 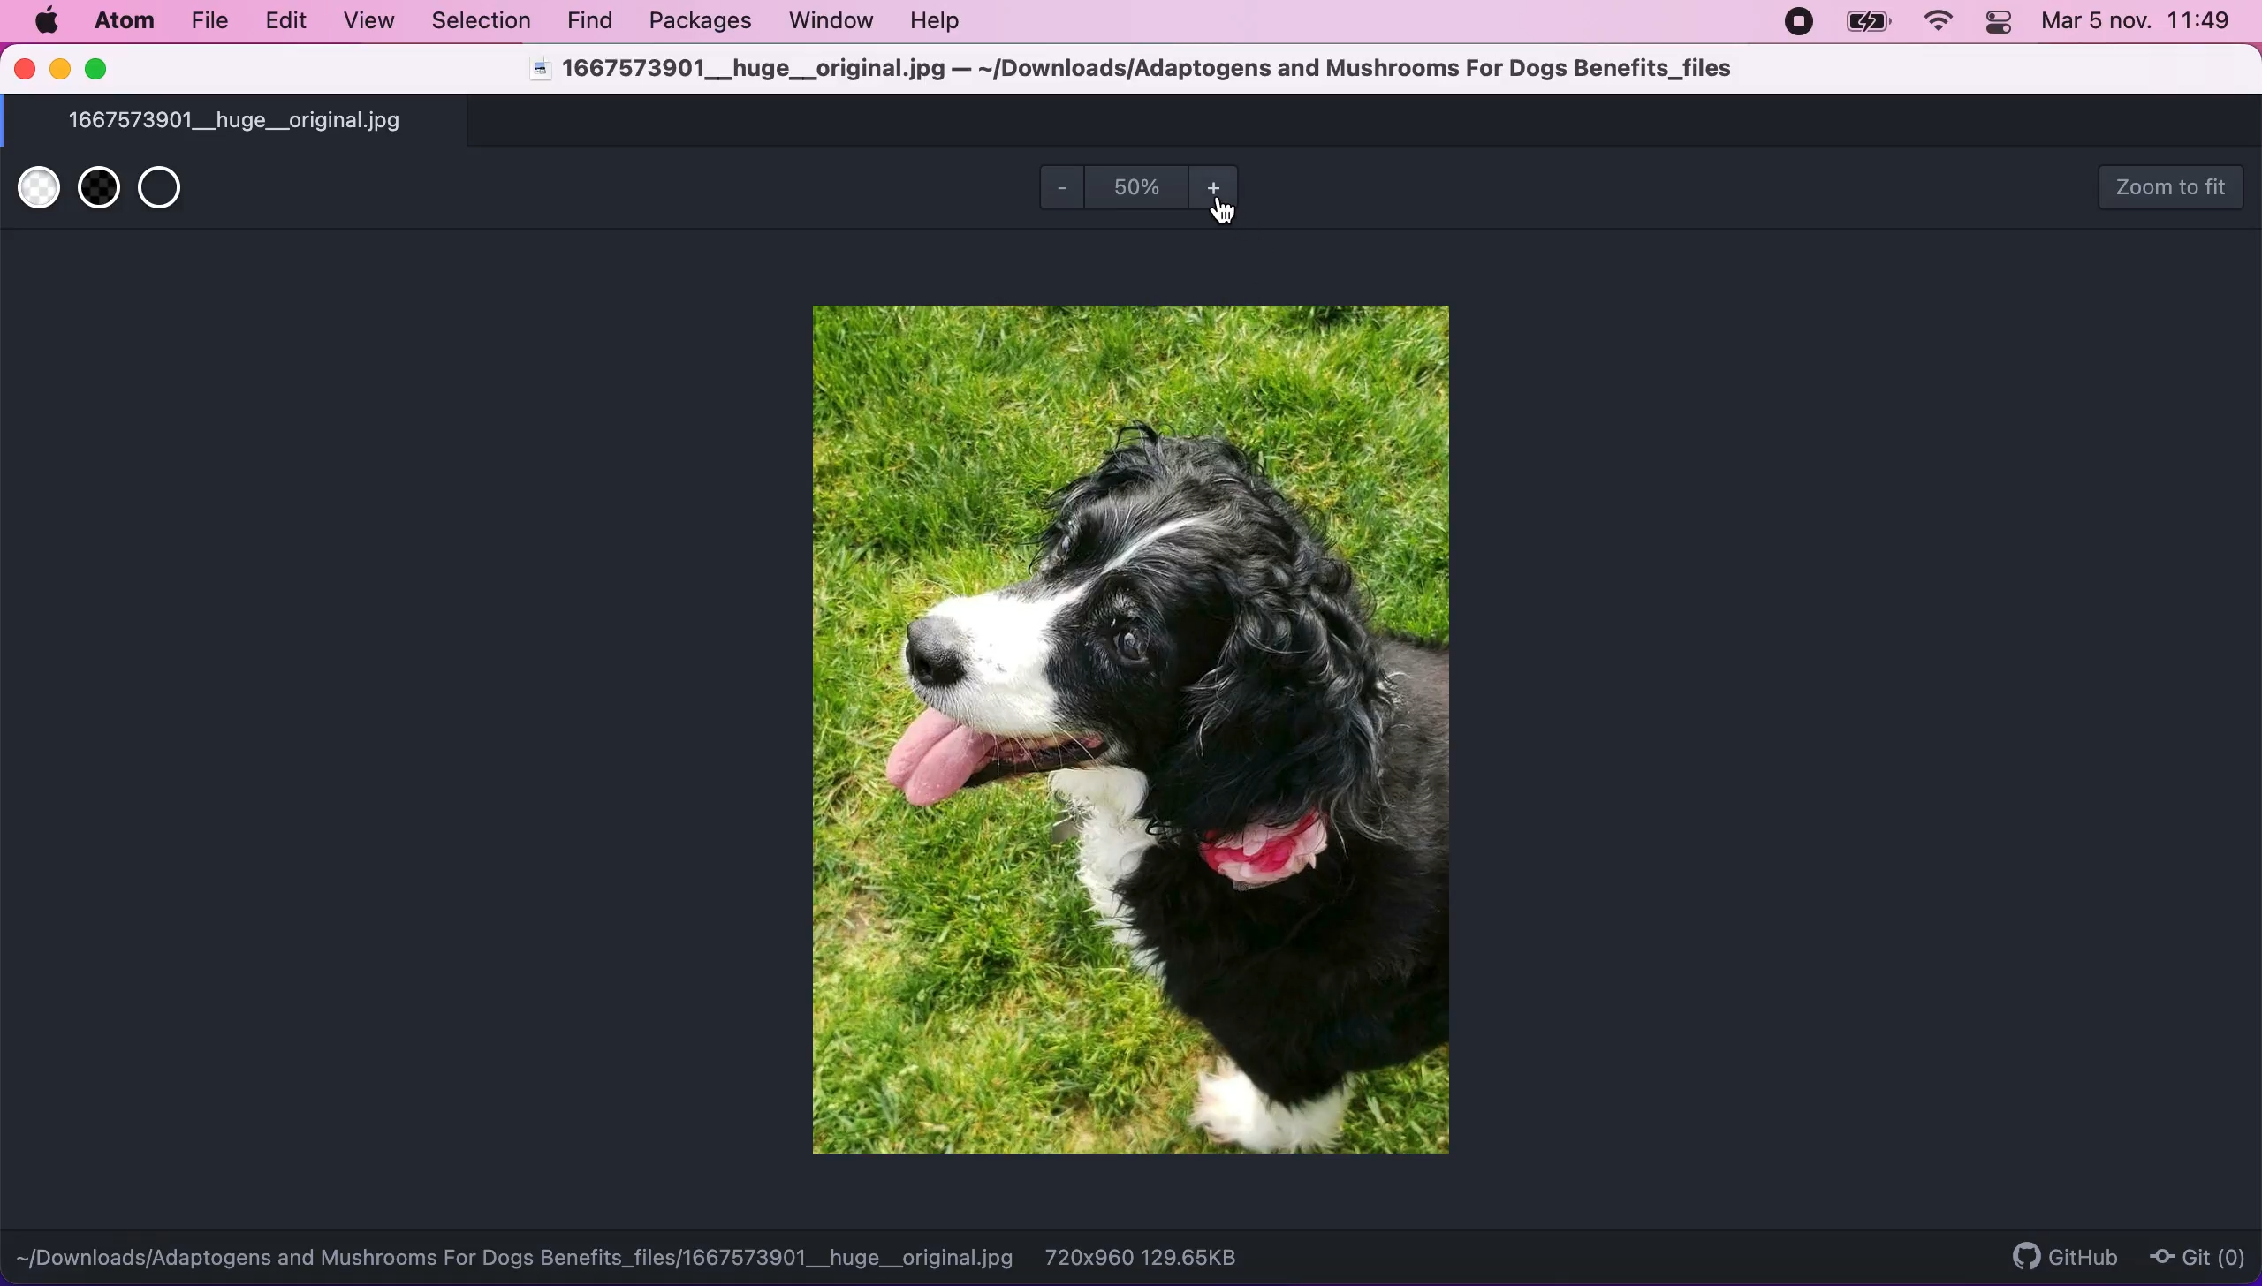 What do you see at coordinates (482, 20) in the screenshot?
I see `selection` at bounding box center [482, 20].